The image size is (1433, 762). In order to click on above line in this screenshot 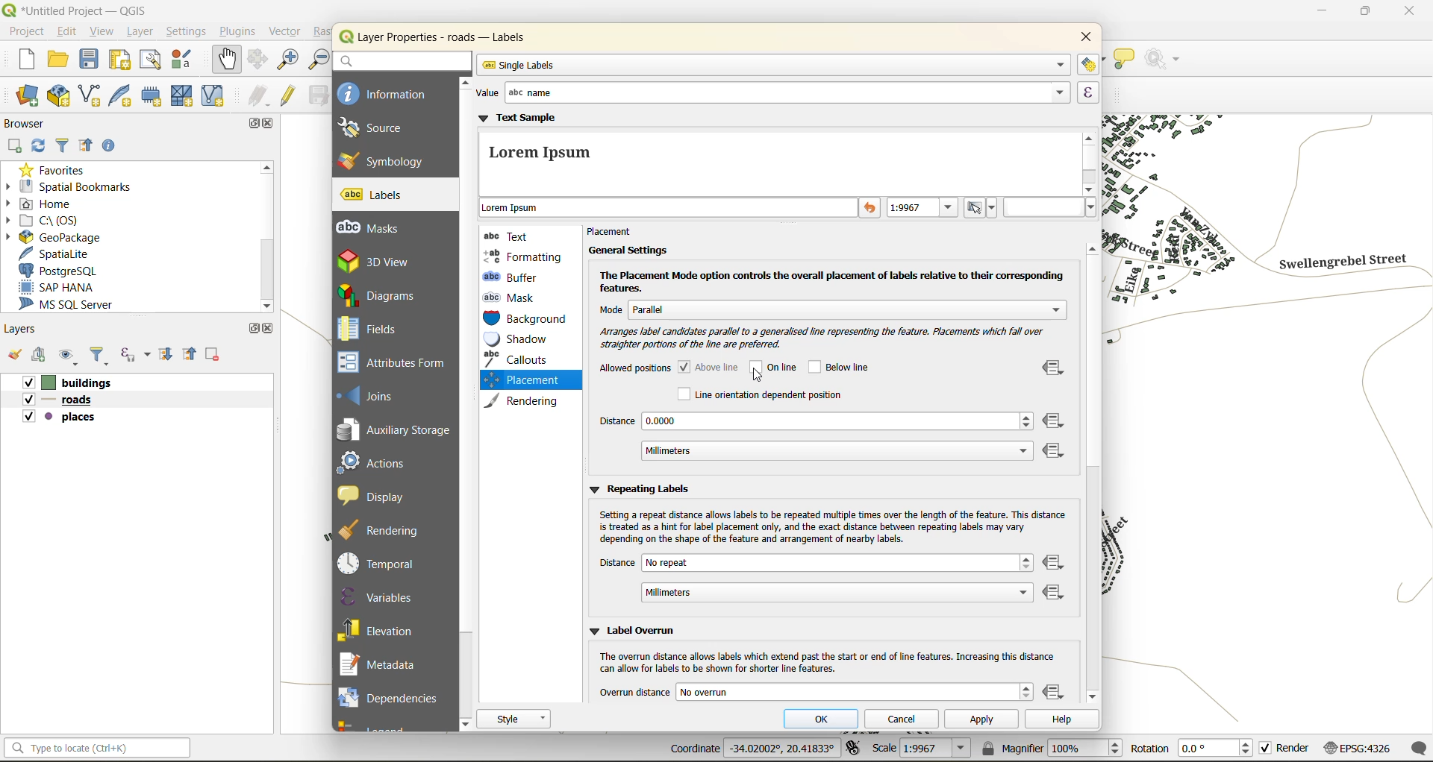, I will do `click(710, 366)`.